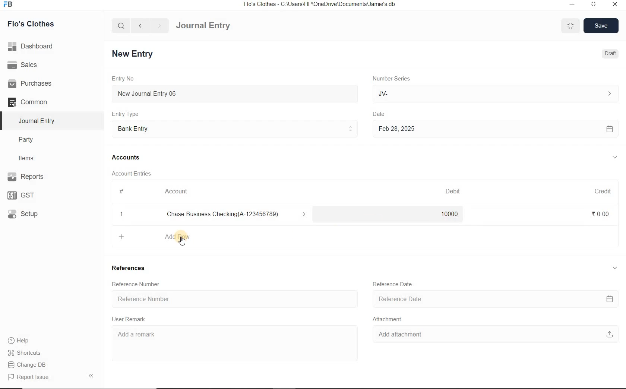  What do you see at coordinates (38, 121) in the screenshot?
I see `Journal Entry` at bounding box center [38, 121].